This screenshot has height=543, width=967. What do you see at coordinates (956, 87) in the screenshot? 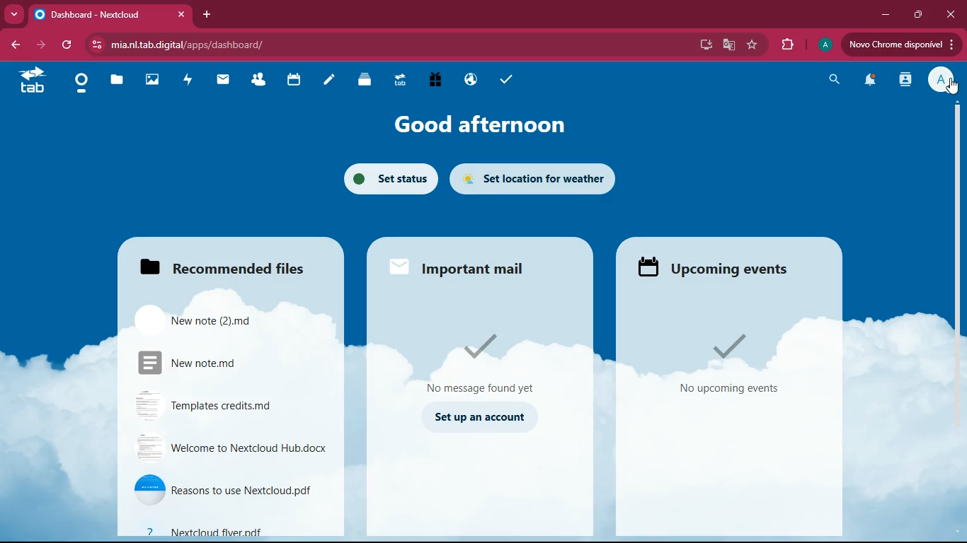
I see `cursor` at bounding box center [956, 87].